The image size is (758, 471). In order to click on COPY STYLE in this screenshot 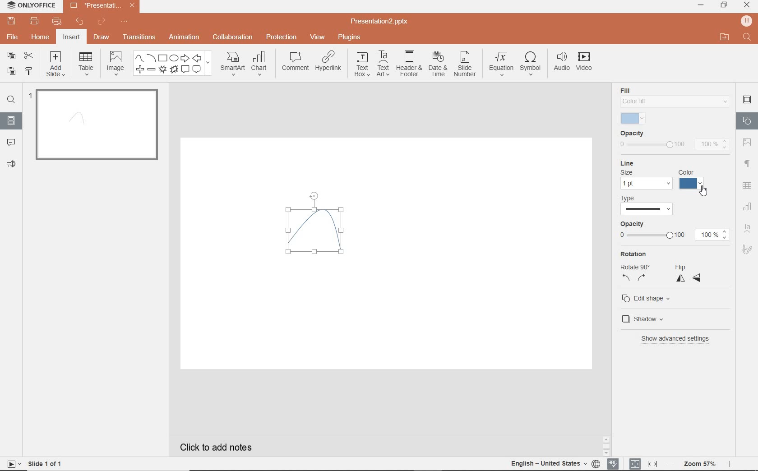, I will do `click(28, 71)`.